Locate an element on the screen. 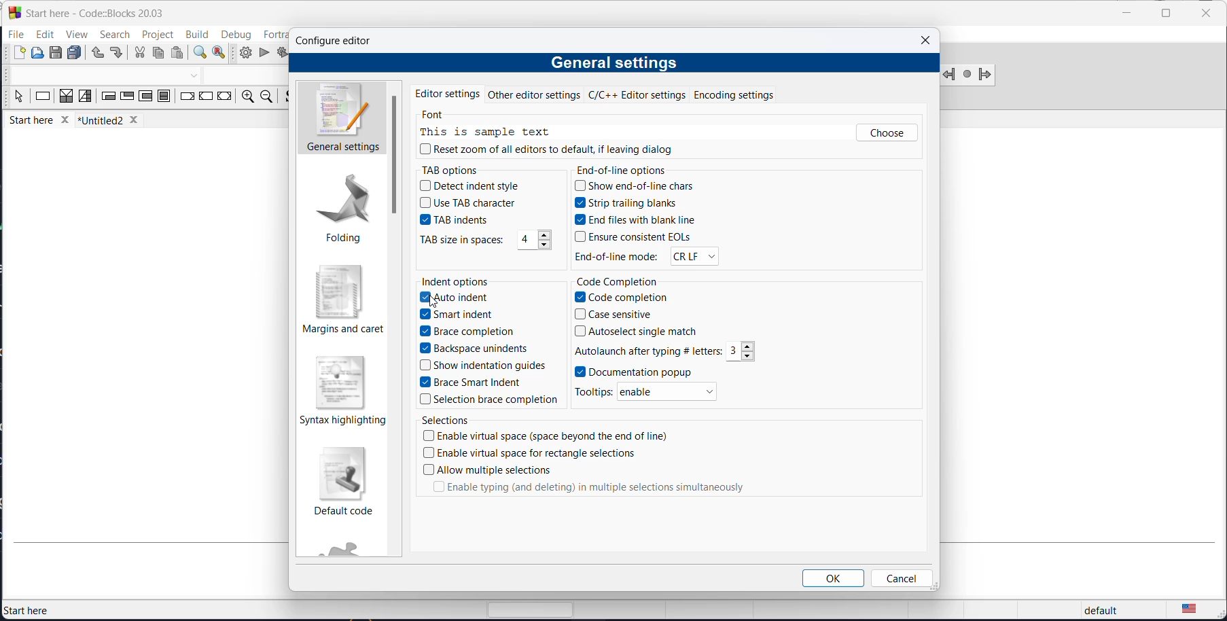 The image size is (1227, 621). case sensitive  is located at coordinates (621, 314).